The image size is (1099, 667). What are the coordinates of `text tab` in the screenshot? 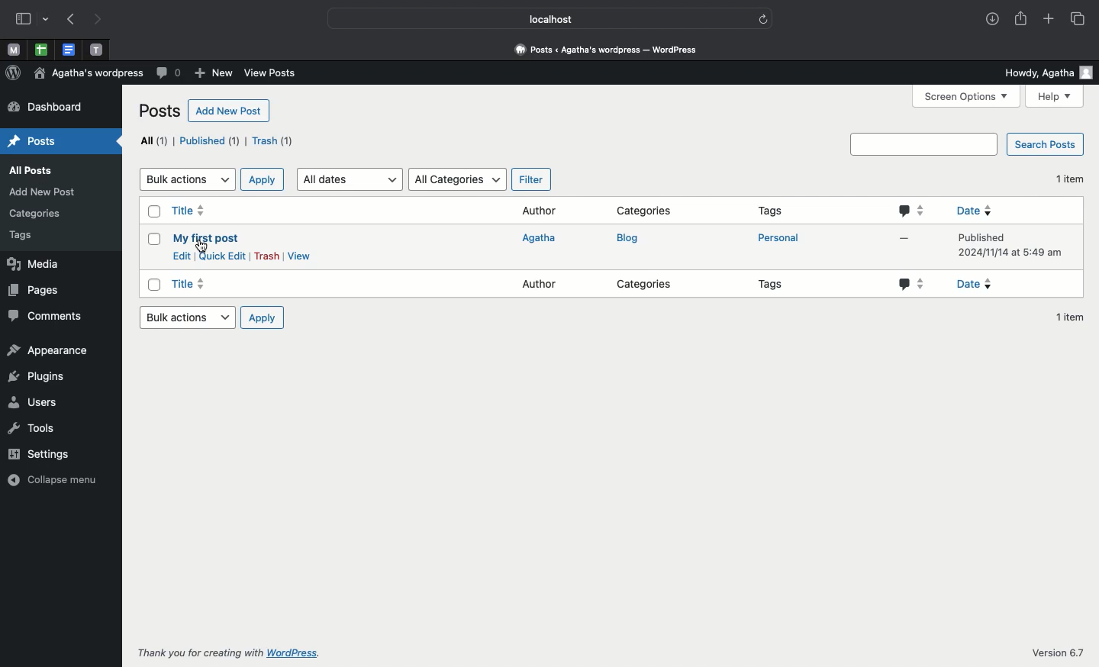 It's located at (96, 47).